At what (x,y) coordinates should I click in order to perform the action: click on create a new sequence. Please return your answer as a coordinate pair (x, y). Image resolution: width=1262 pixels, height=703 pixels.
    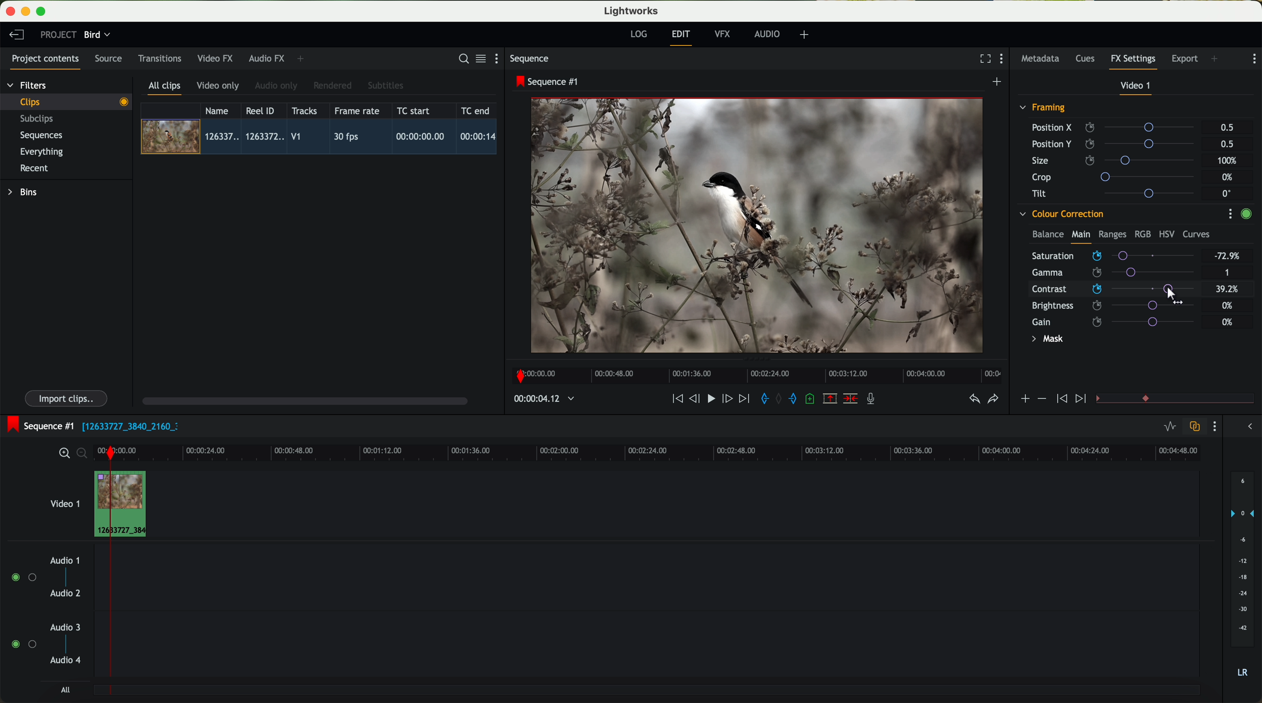
    Looking at the image, I should click on (998, 82).